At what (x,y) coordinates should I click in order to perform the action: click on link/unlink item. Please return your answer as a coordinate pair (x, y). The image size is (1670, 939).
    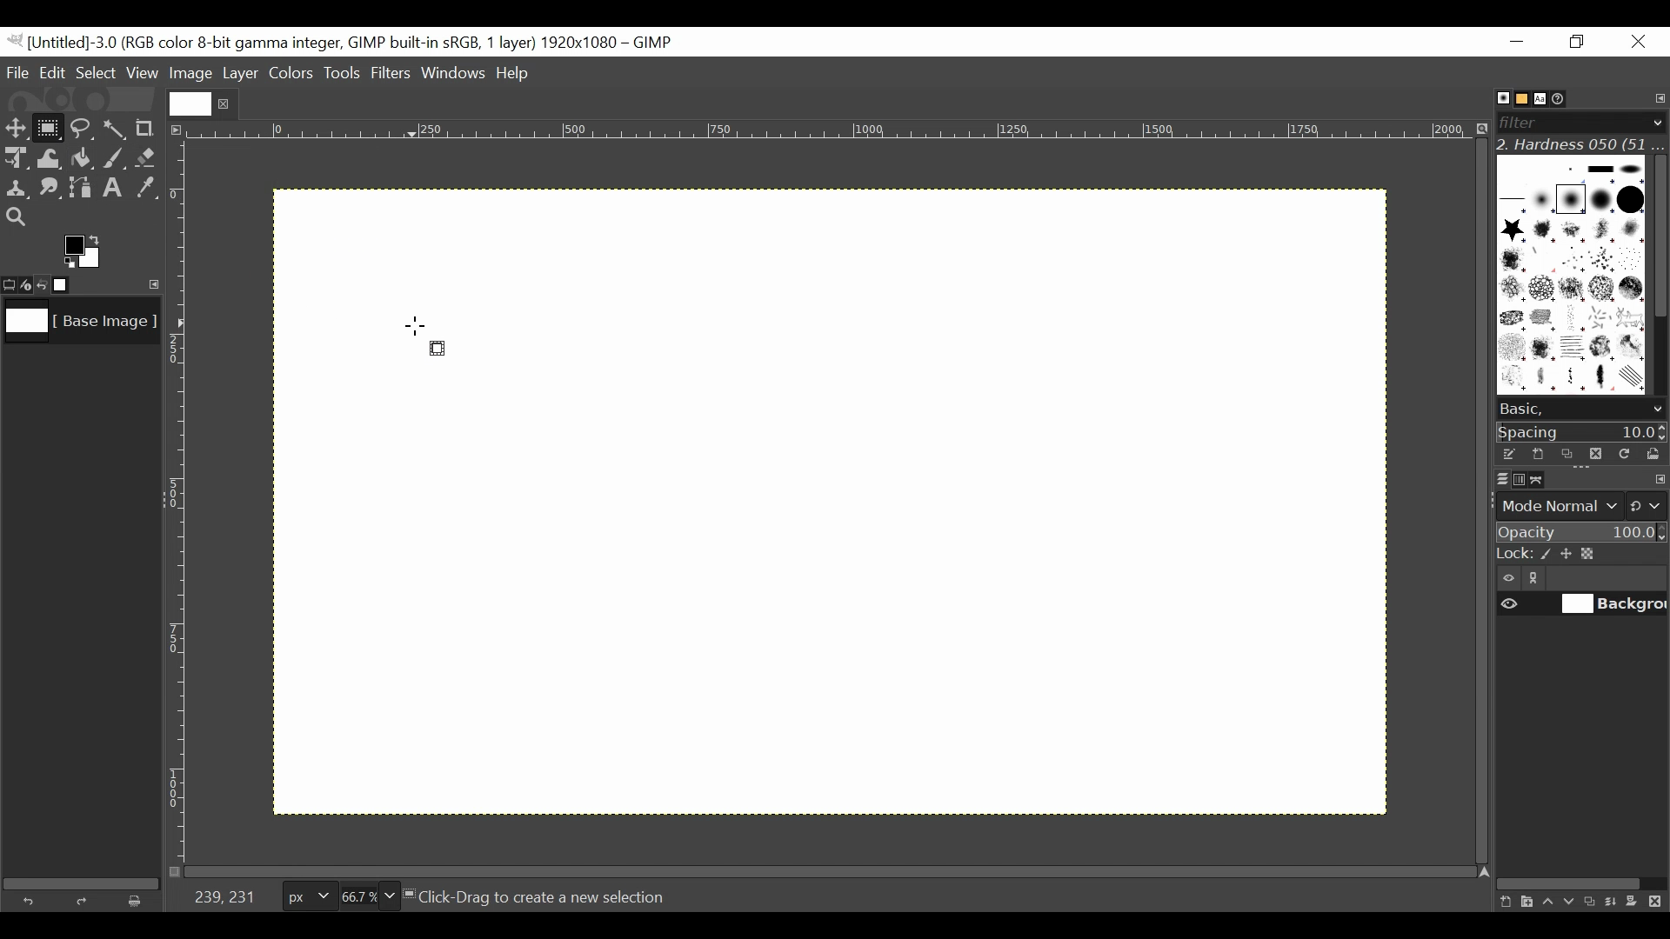
    Looking at the image, I should click on (1538, 581).